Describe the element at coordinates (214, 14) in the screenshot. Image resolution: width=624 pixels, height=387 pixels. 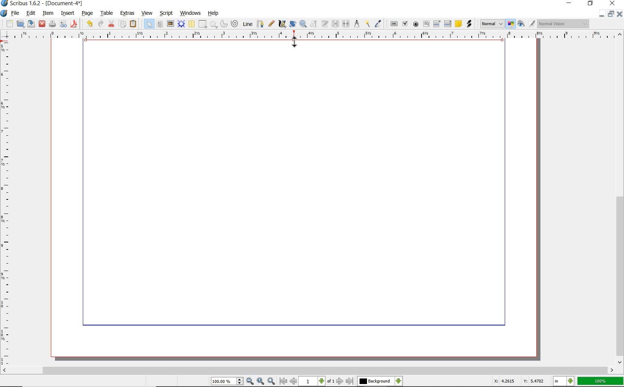
I see `help` at that location.